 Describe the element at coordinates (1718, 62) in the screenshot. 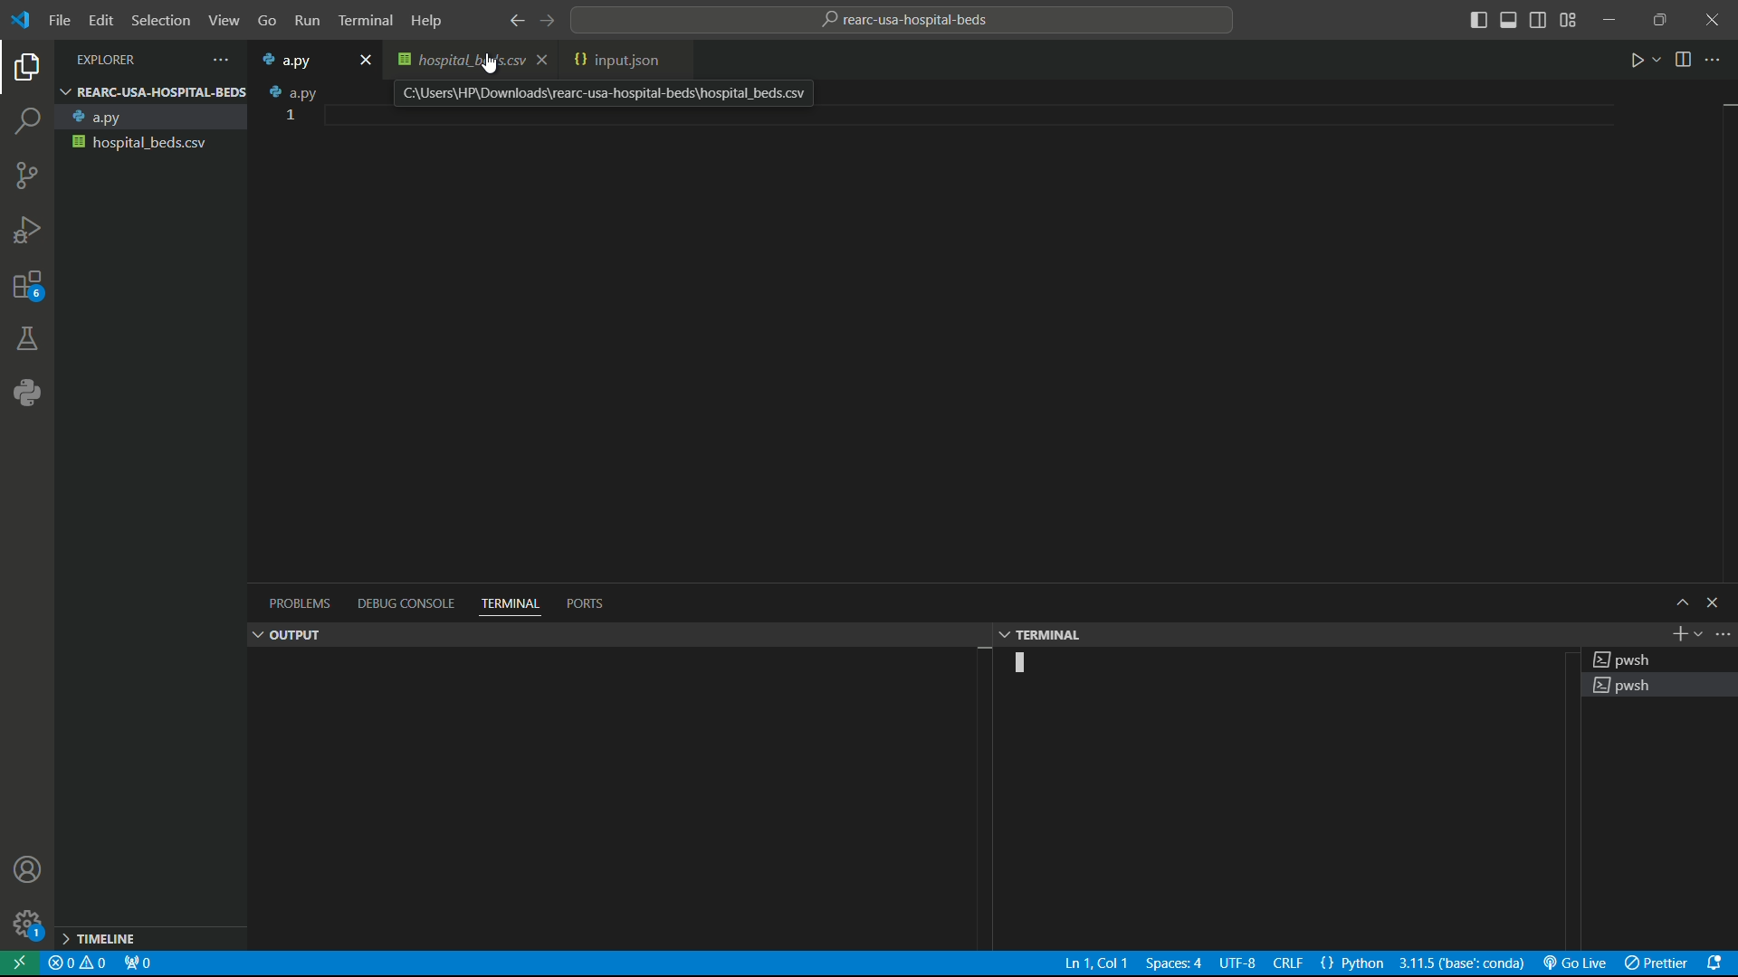

I see `more actions` at that location.